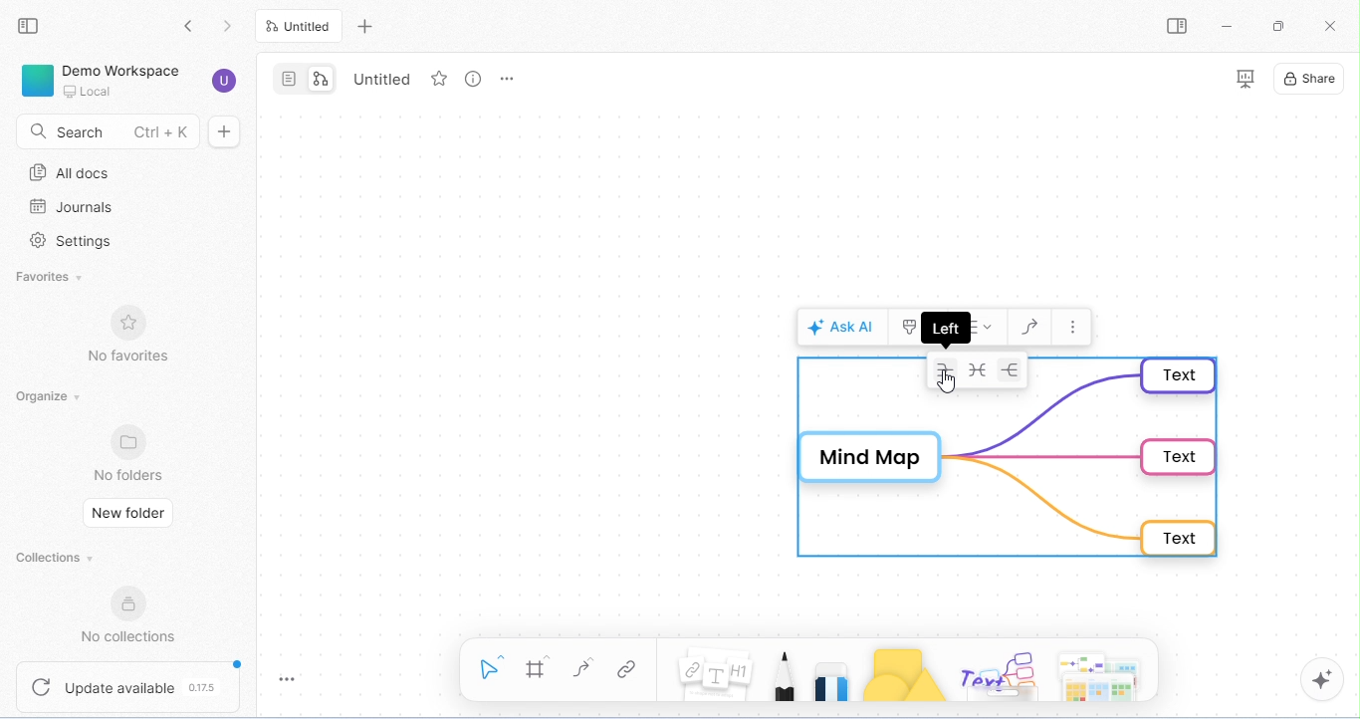  I want to click on add new tab, so click(366, 25).